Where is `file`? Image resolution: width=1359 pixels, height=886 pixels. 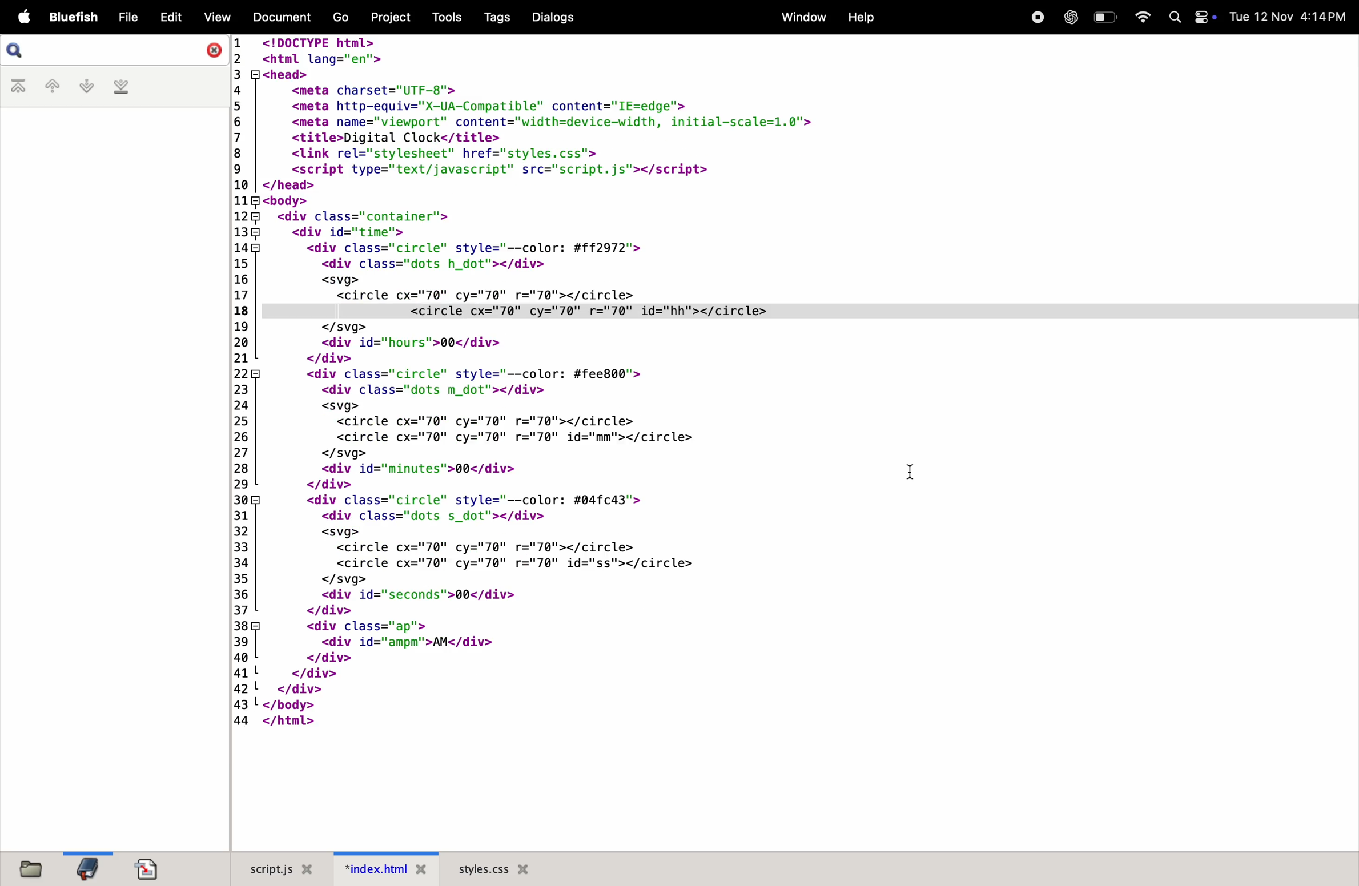 file is located at coordinates (35, 869).